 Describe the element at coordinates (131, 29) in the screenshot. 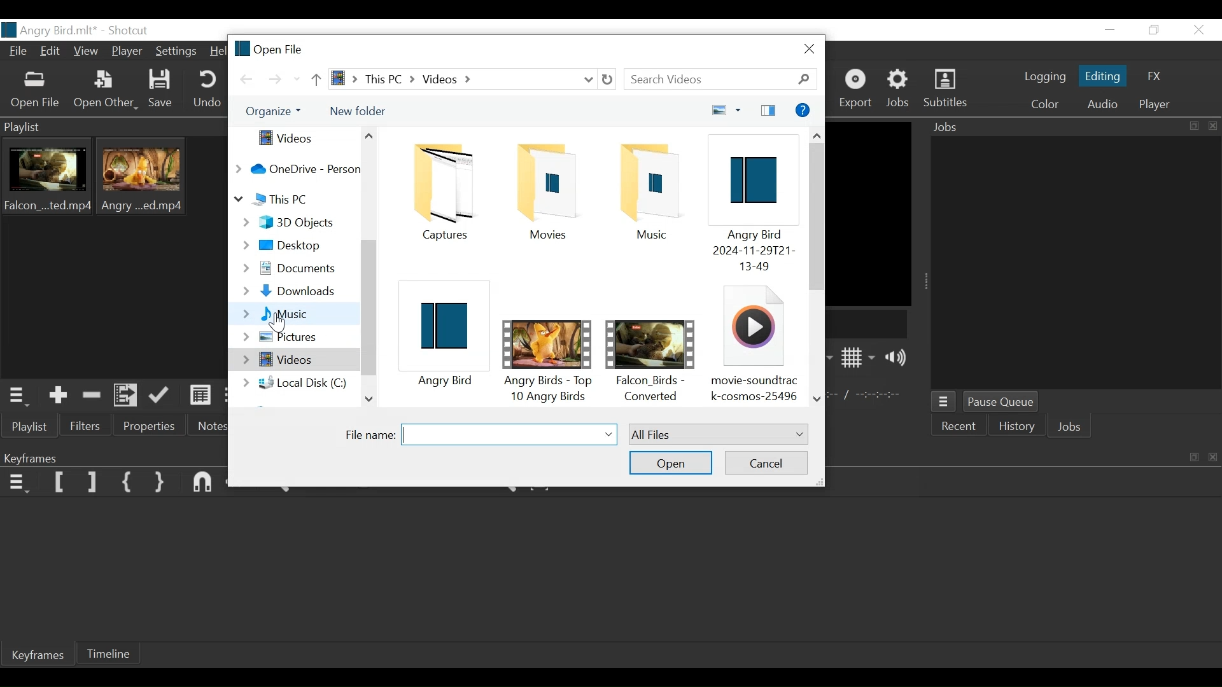

I see `Shotcut` at that location.